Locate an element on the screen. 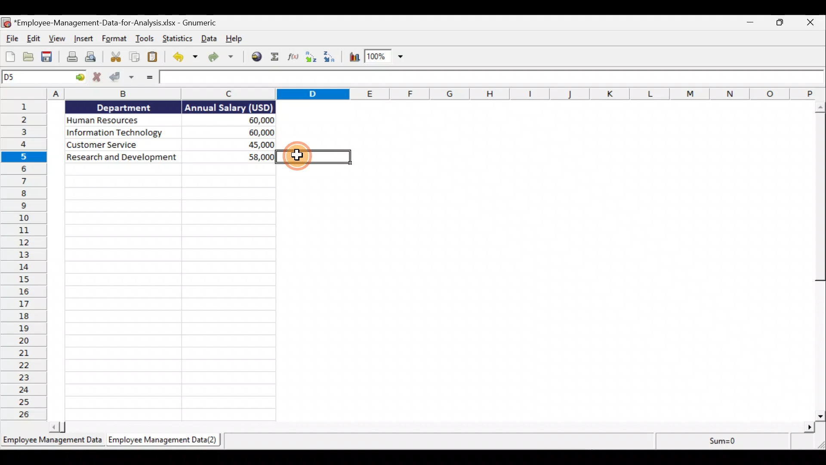 Image resolution: width=826 pixels, height=465 pixels. Help is located at coordinates (234, 39).